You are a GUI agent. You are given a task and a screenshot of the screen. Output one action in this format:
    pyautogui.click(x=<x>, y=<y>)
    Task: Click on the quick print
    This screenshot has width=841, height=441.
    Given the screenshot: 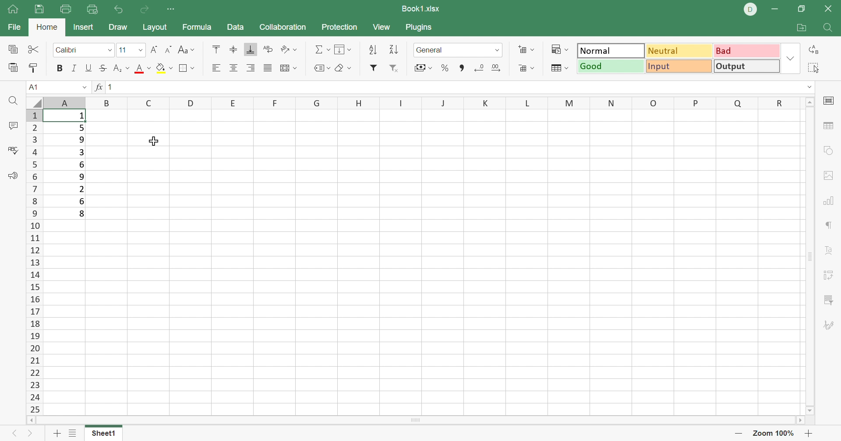 What is the action you would take?
    pyautogui.click(x=91, y=10)
    